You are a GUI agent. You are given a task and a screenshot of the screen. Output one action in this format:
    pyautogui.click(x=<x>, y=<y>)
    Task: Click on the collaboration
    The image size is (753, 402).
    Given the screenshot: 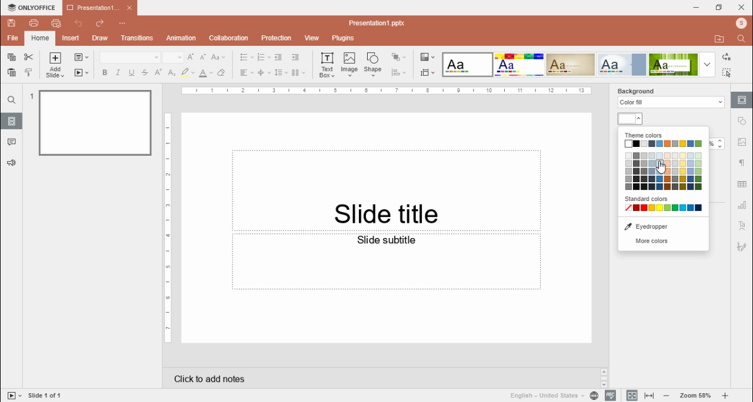 What is the action you would take?
    pyautogui.click(x=229, y=38)
    